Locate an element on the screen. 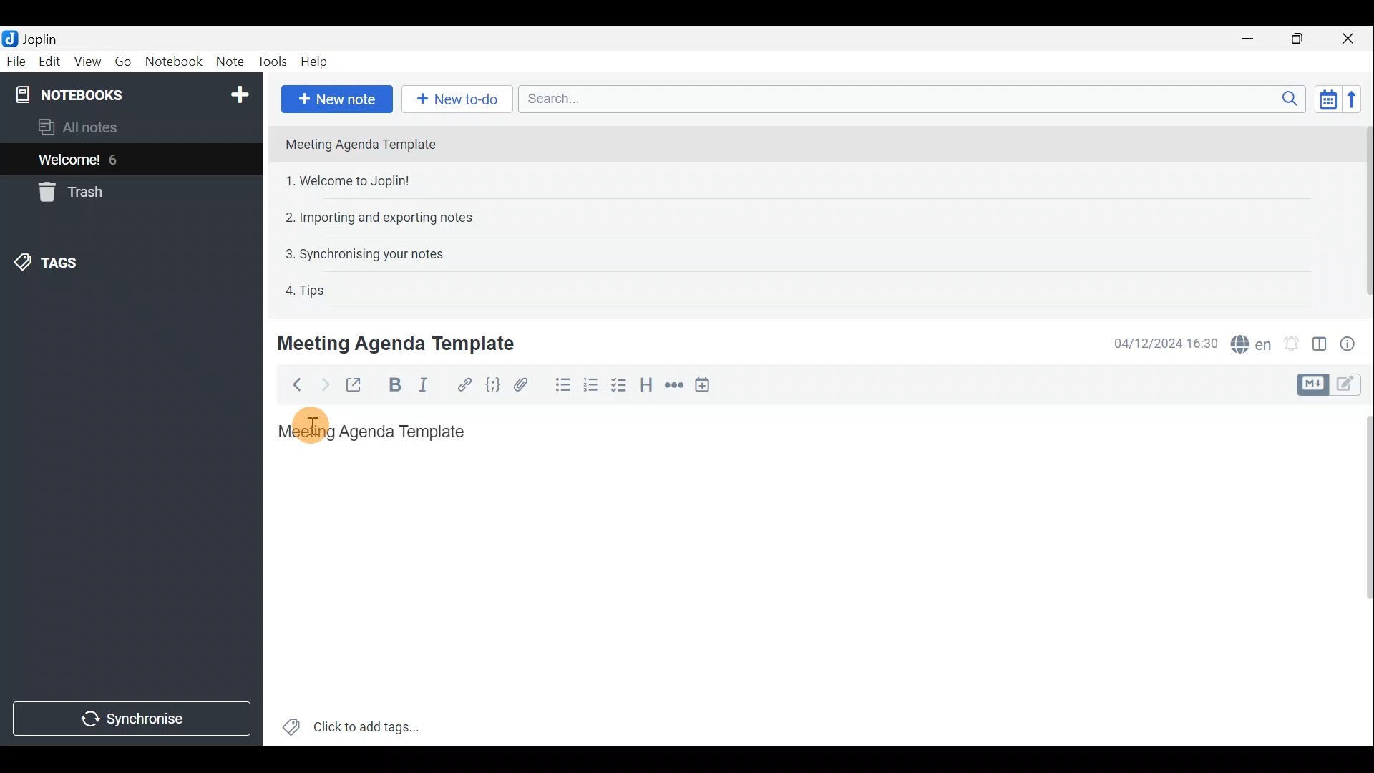  Synchronise is located at coordinates (132, 720).